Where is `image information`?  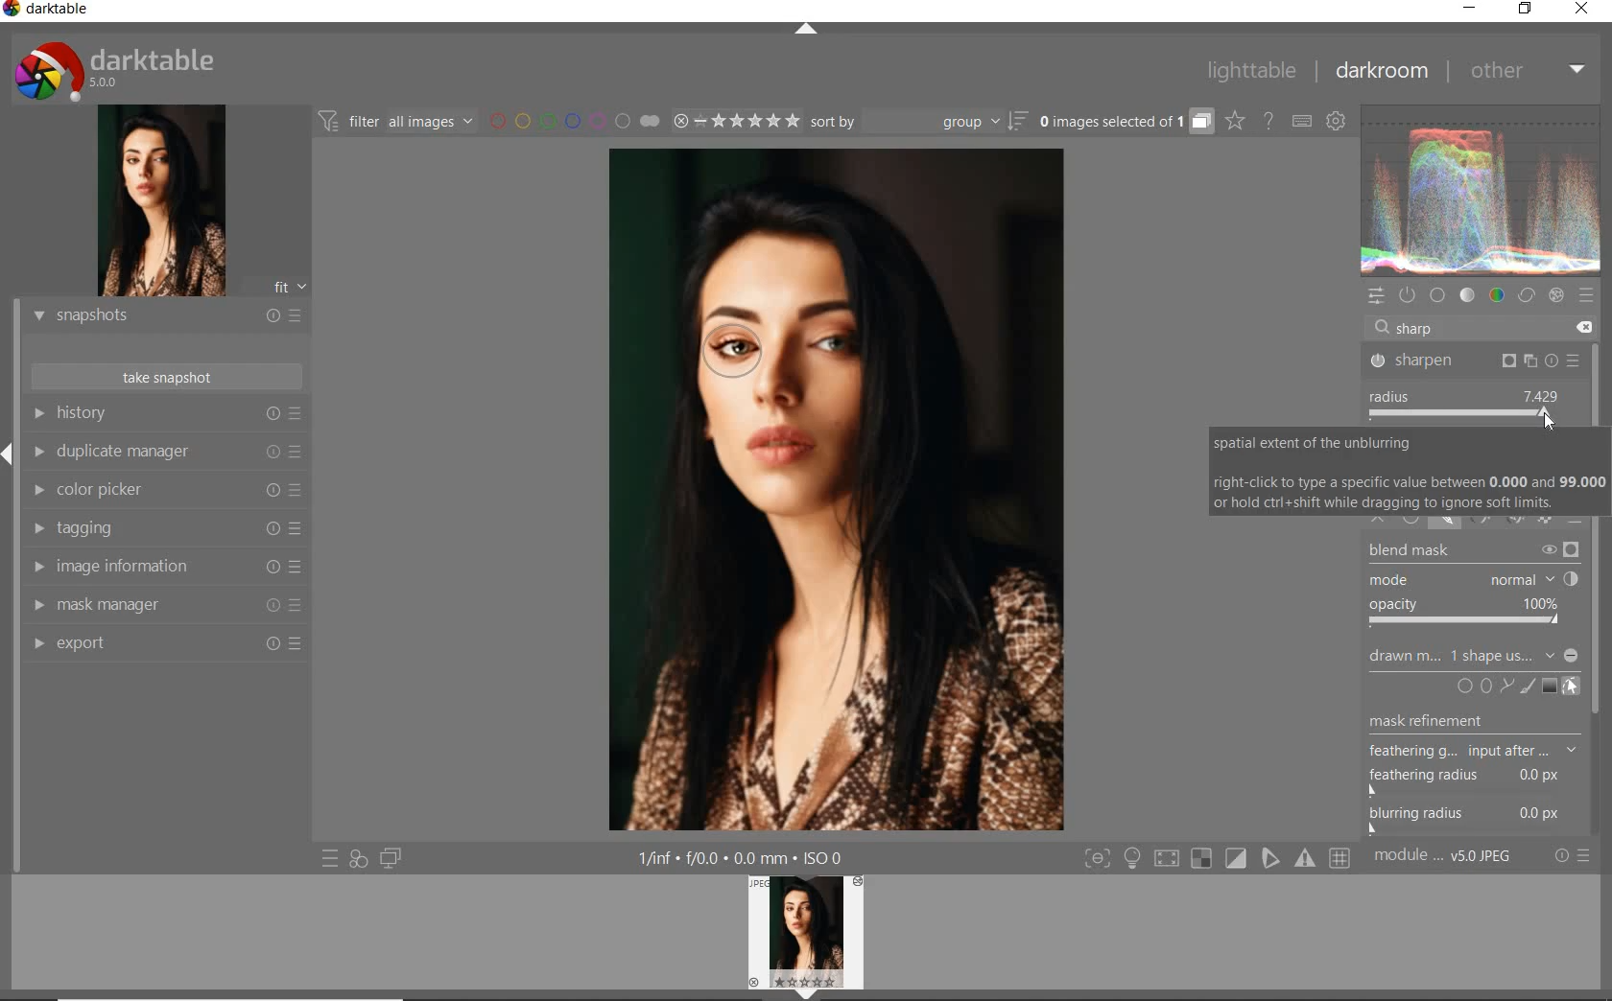
image information is located at coordinates (165, 567).